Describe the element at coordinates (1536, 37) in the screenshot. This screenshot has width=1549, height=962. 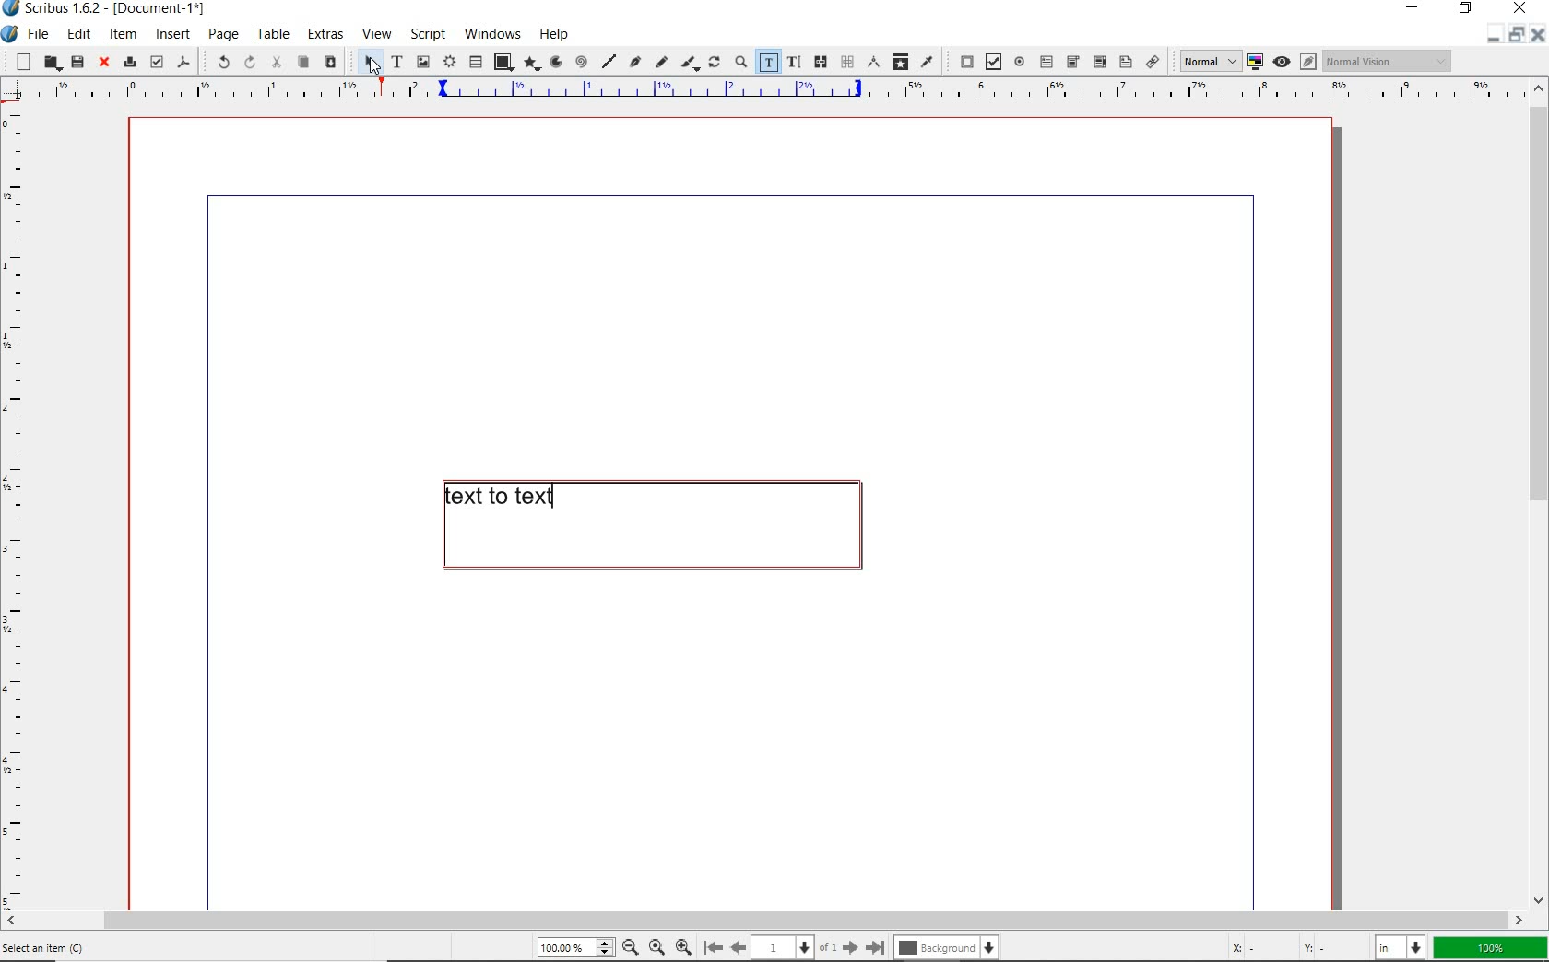
I see `Close` at that location.